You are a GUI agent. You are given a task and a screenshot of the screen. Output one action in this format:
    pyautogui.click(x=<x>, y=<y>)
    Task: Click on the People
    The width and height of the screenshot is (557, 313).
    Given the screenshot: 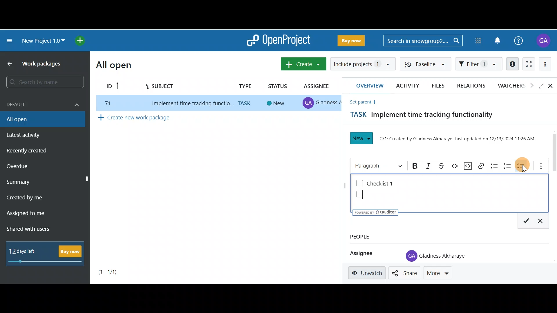 What is the action you would take?
    pyautogui.click(x=371, y=236)
    